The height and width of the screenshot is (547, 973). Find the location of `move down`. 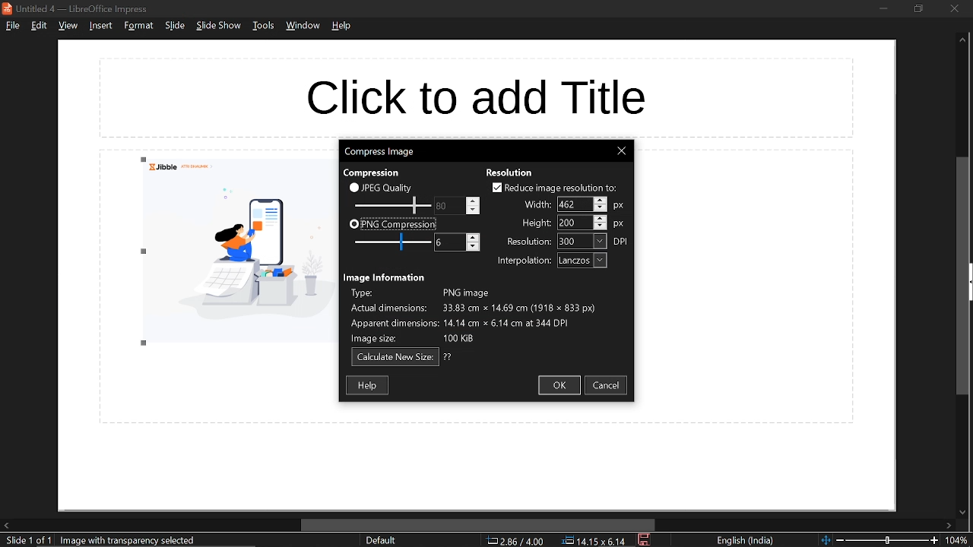

move down is located at coordinates (961, 513).